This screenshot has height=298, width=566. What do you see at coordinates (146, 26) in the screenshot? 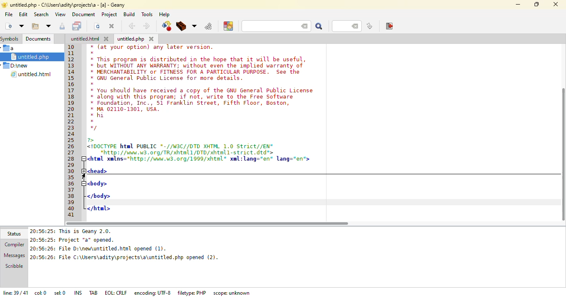
I see `next` at bounding box center [146, 26].